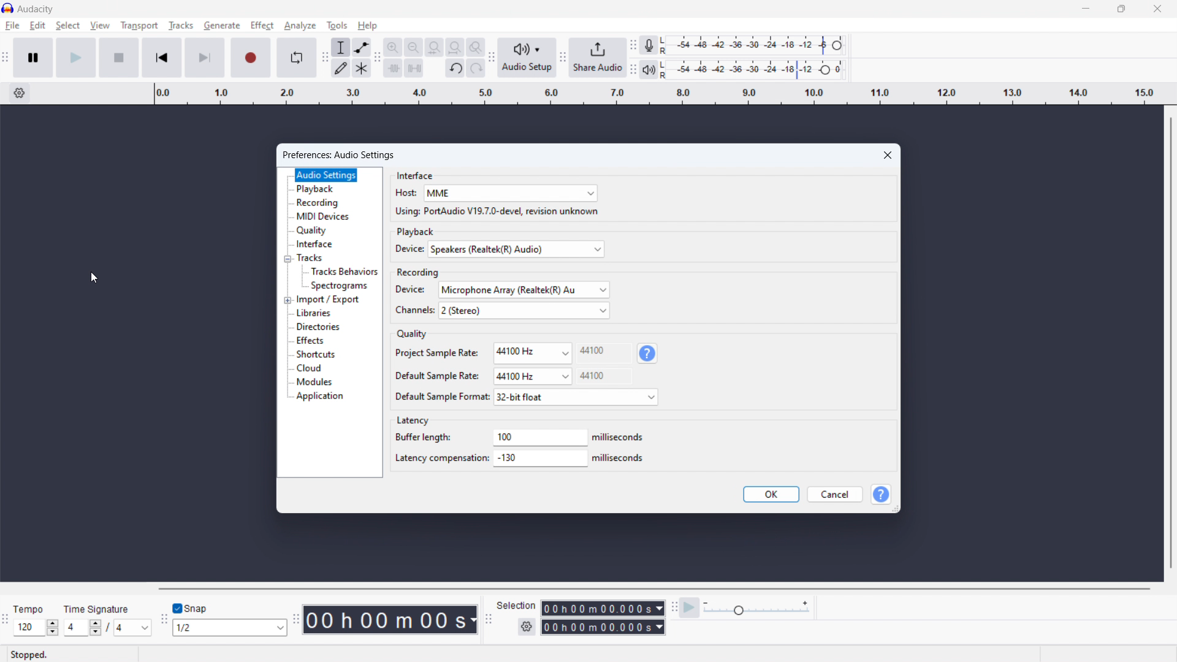 This screenshot has width=1177, height=662. Describe the element at coordinates (674, 608) in the screenshot. I see `play at speed toolbar` at that location.